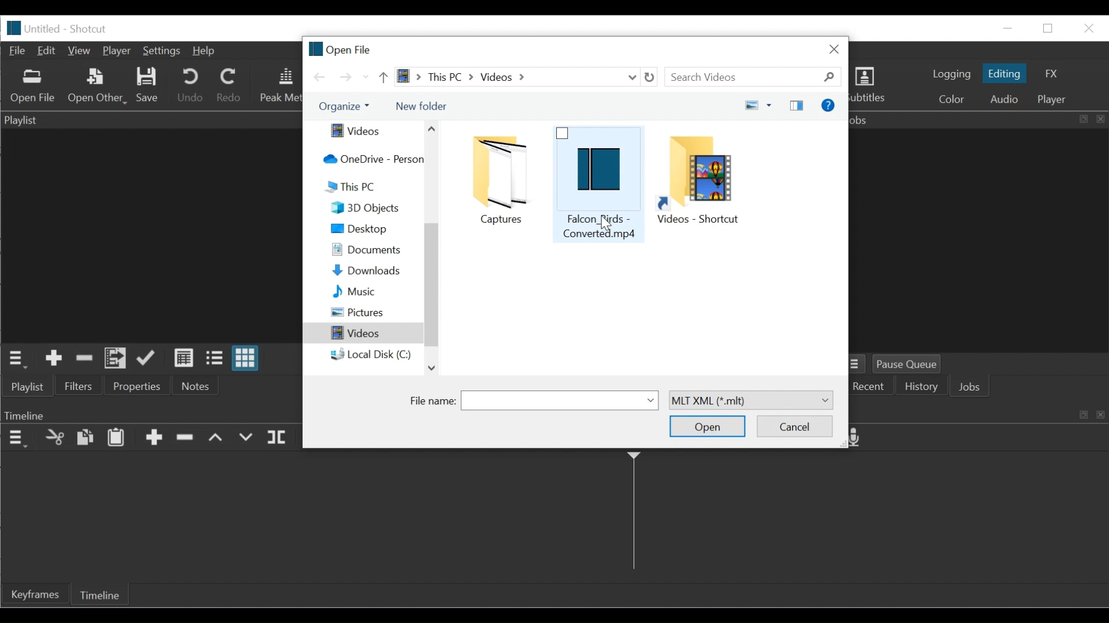 The image size is (1109, 623). What do you see at coordinates (343, 107) in the screenshot?
I see `Organize` at bounding box center [343, 107].